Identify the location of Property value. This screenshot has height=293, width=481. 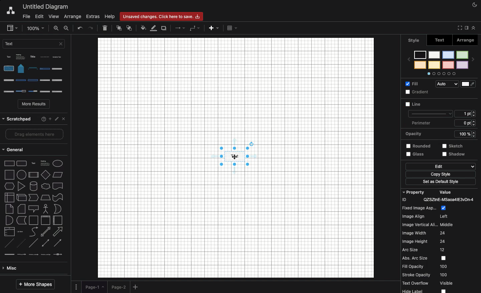
(441, 240).